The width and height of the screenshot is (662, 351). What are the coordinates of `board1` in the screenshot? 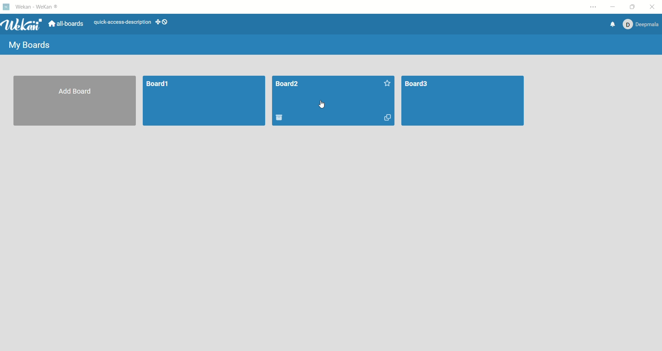 It's located at (204, 101).